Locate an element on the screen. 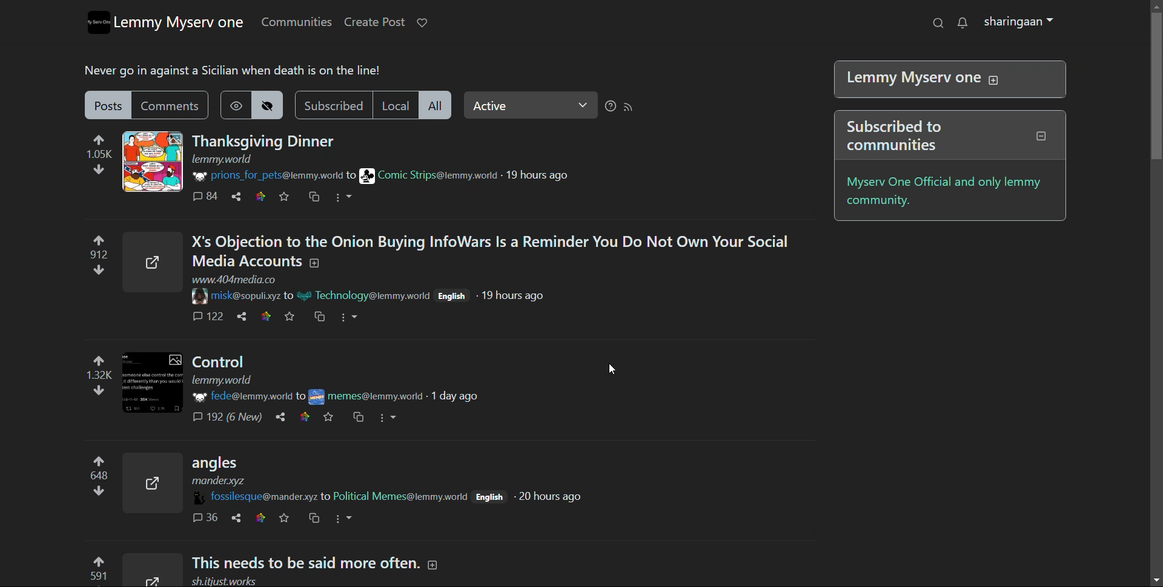  Post on "This needs to be said more often." is located at coordinates (325, 563).